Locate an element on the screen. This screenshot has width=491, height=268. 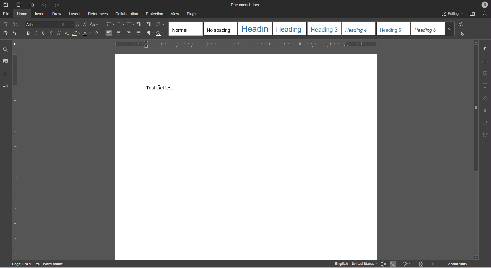
Heading 6 is located at coordinates (434, 29).